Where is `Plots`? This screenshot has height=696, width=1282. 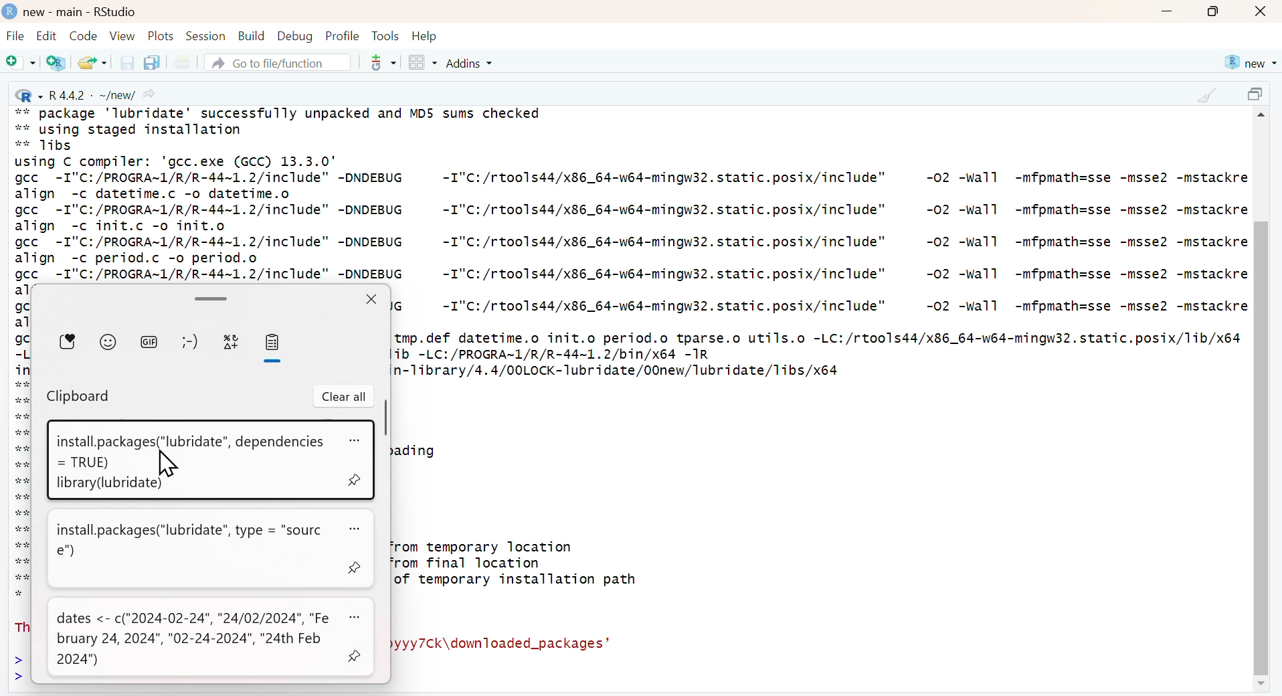
Plots is located at coordinates (161, 35).